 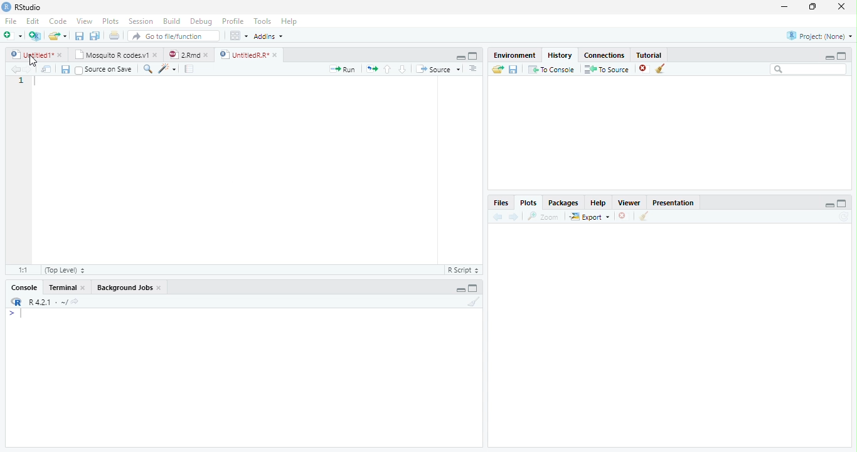 What do you see at coordinates (784, 8) in the screenshot?
I see `minimize` at bounding box center [784, 8].